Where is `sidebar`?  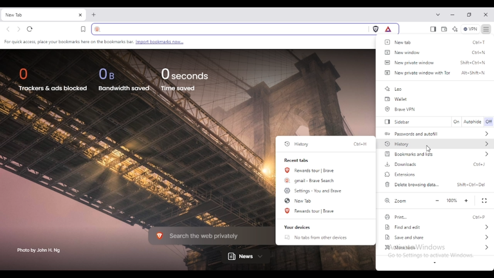
sidebar is located at coordinates (399, 122).